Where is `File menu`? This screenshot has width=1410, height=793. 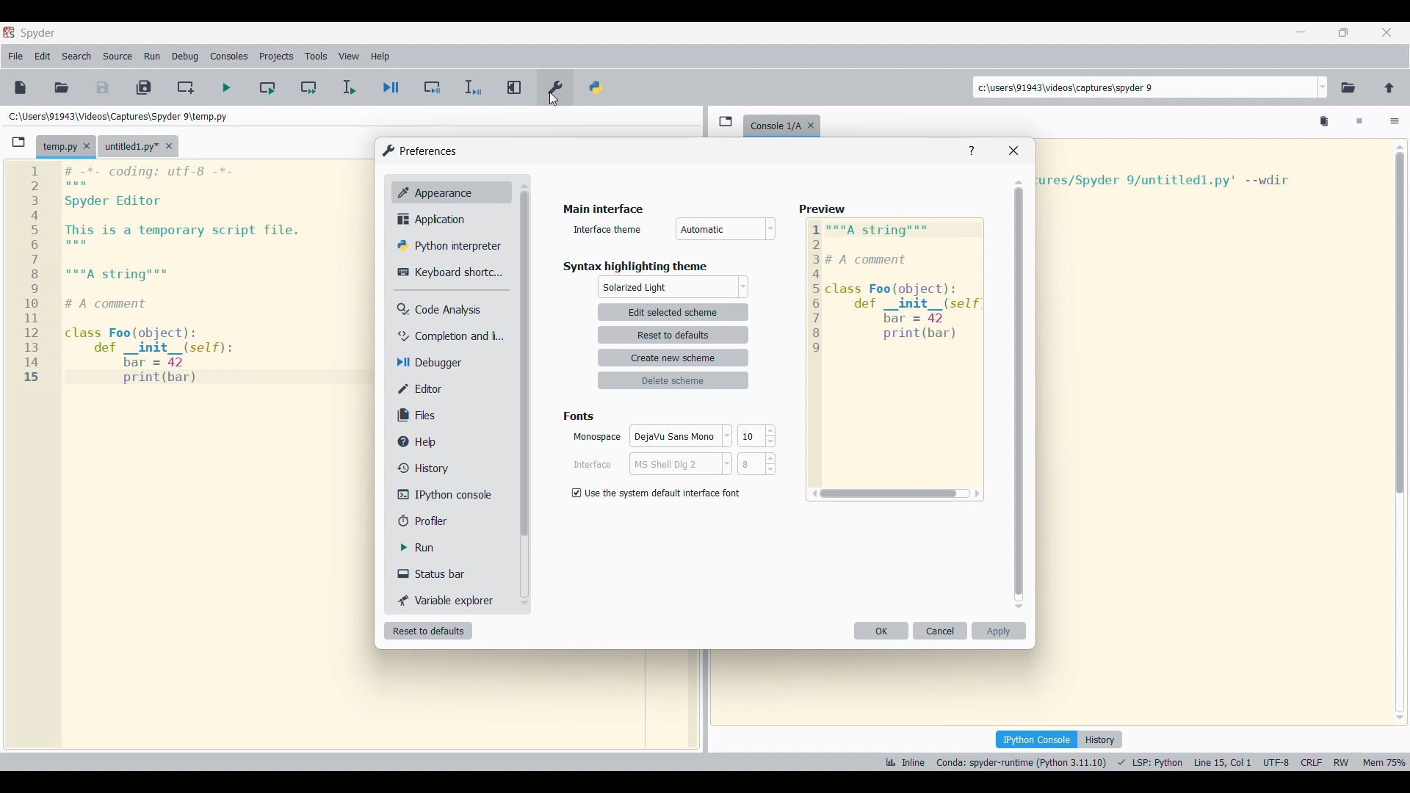
File menu is located at coordinates (16, 57).